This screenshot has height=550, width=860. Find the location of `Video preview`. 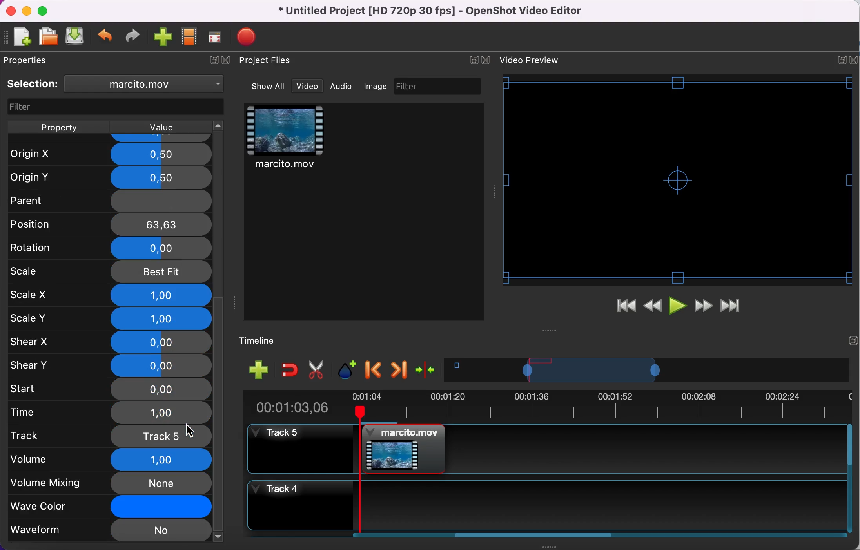

Video preview is located at coordinates (678, 180).